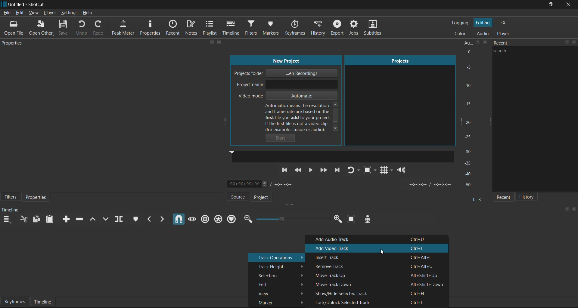  What do you see at coordinates (94, 218) in the screenshot?
I see `Lift` at bounding box center [94, 218].